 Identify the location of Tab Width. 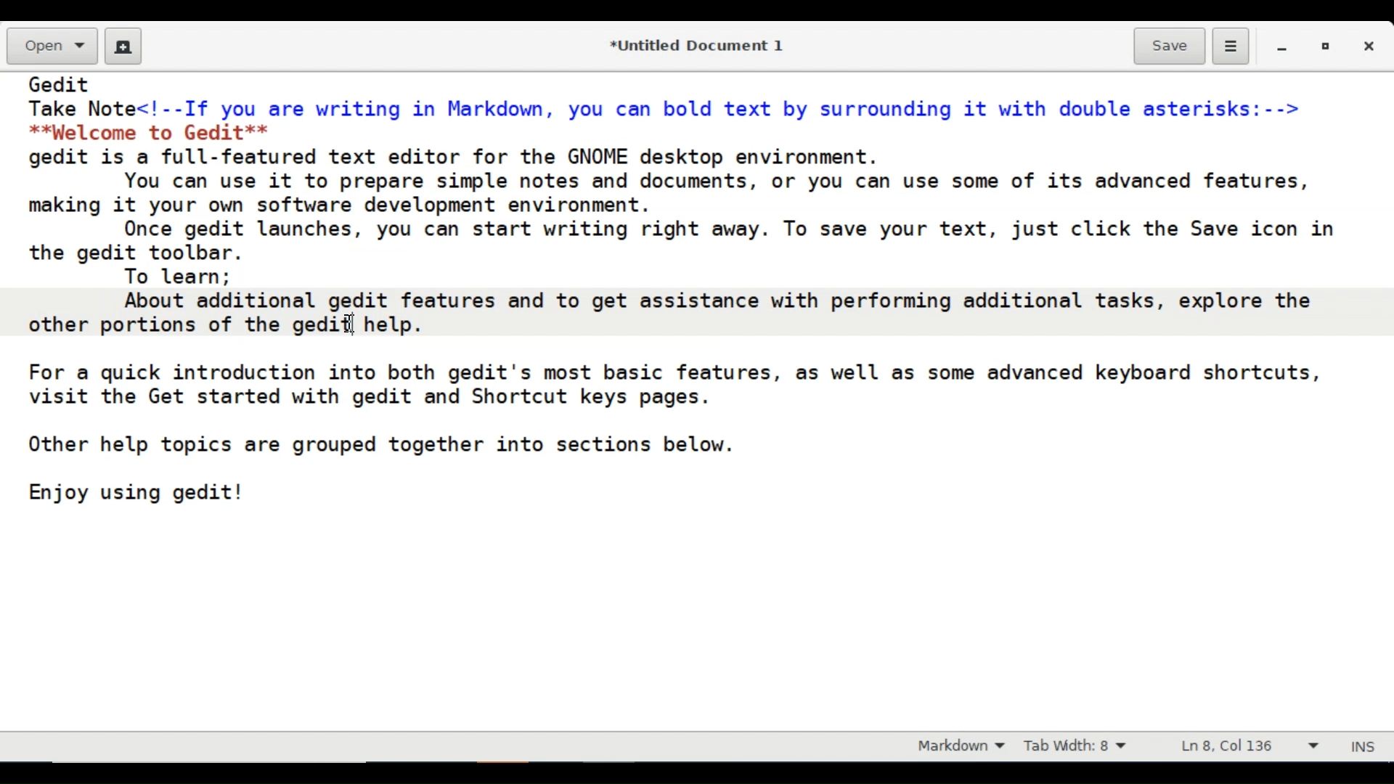
(1085, 747).